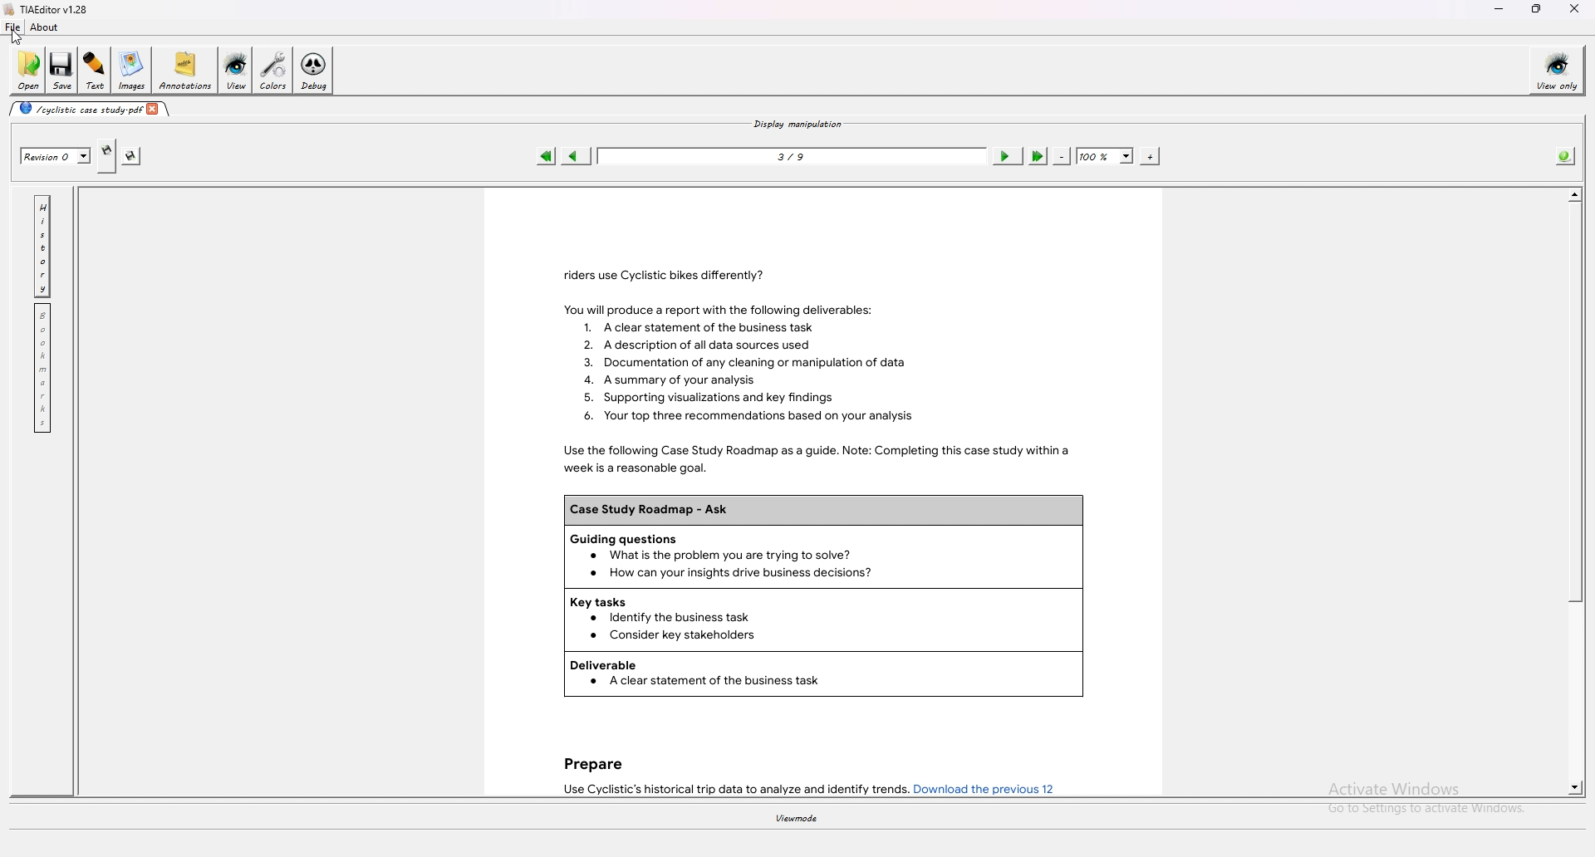  Describe the element at coordinates (130, 156) in the screenshot. I see `save this revision` at that location.